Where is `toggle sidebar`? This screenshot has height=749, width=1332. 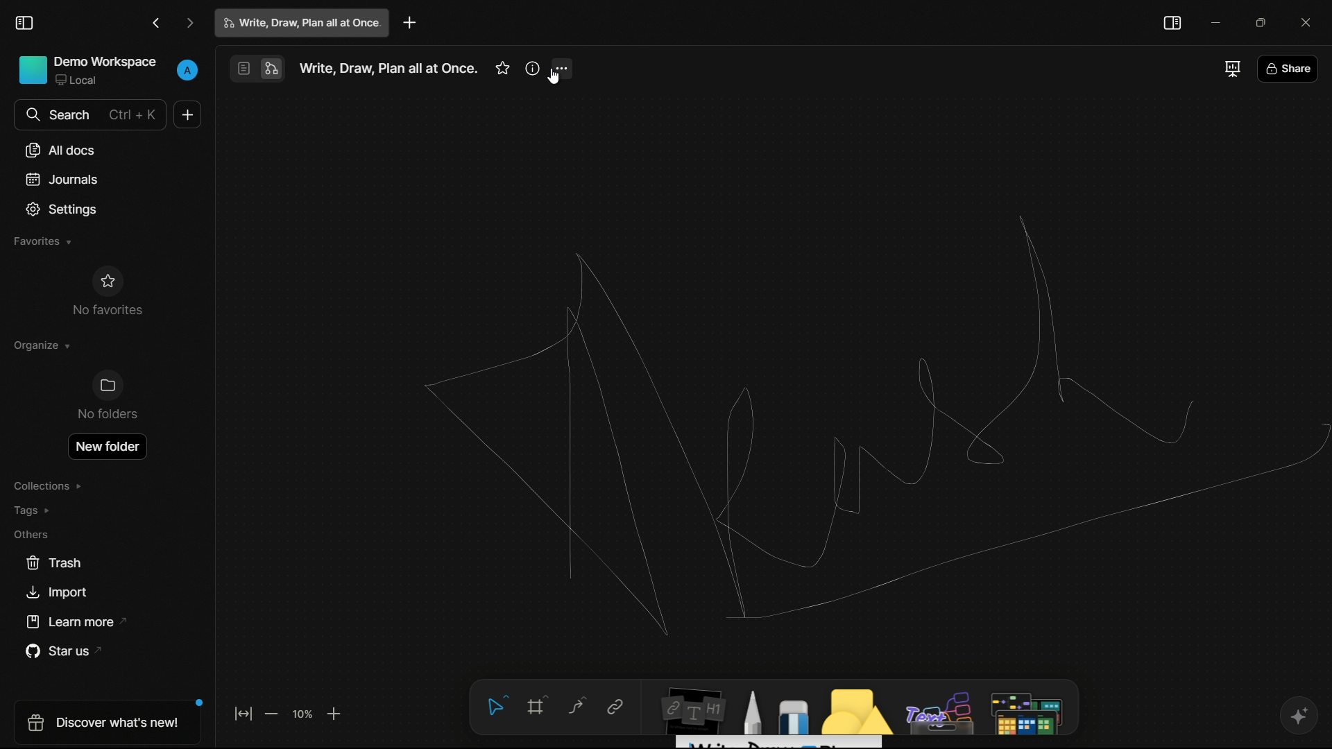
toggle sidebar is located at coordinates (1171, 24).